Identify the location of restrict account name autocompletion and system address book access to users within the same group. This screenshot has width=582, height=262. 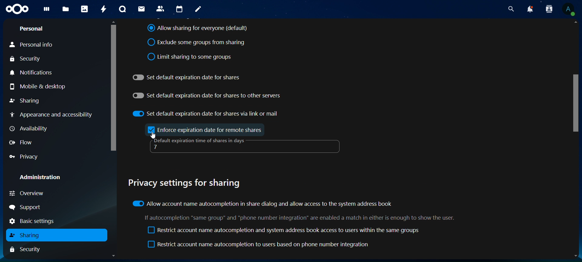
(284, 231).